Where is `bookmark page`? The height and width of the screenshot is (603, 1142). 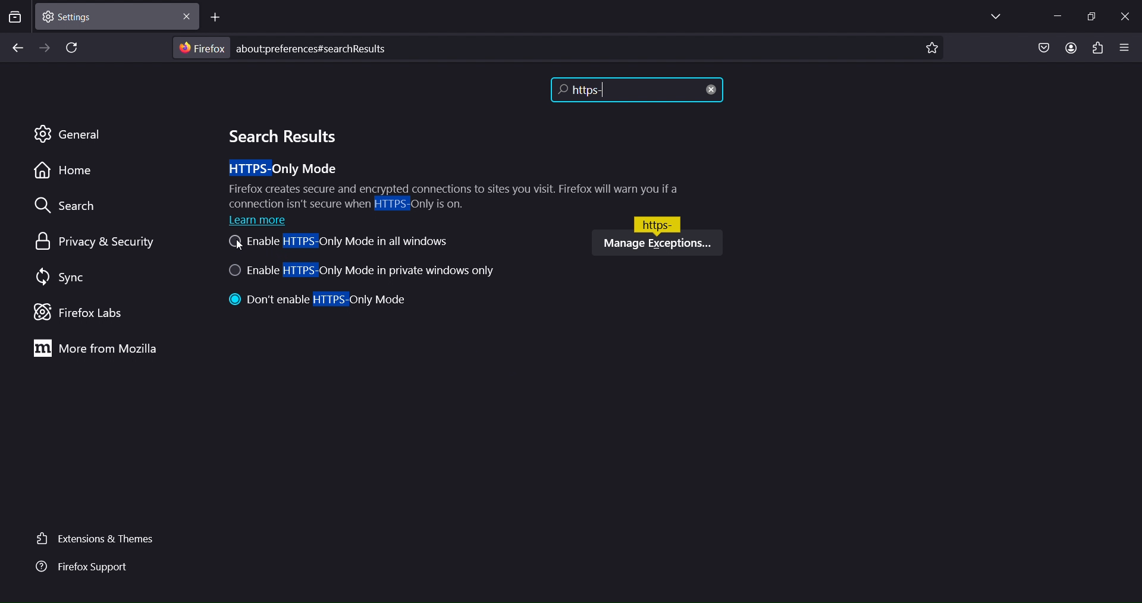
bookmark page is located at coordinates (936, 46).